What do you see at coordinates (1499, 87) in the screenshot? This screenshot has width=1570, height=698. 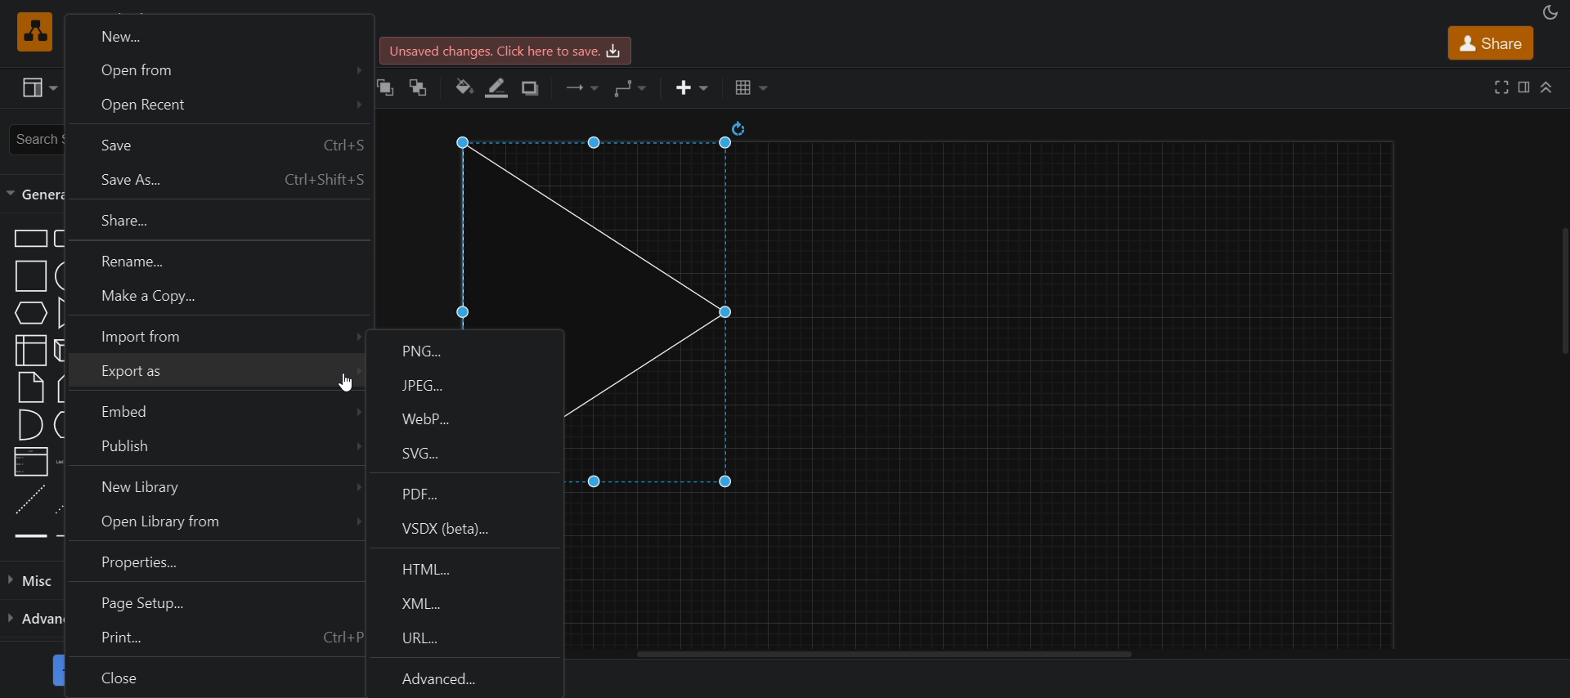 I see `full screen` at bounding box center [1499, 87].